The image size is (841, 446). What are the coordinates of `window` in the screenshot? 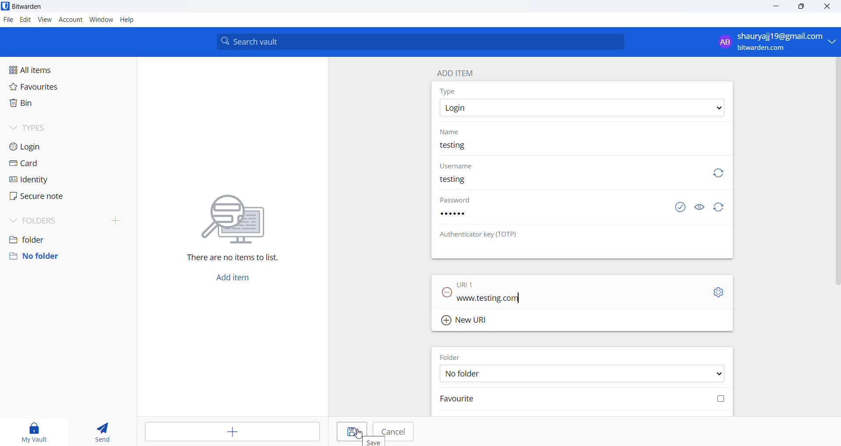 It's located at (101, 20).